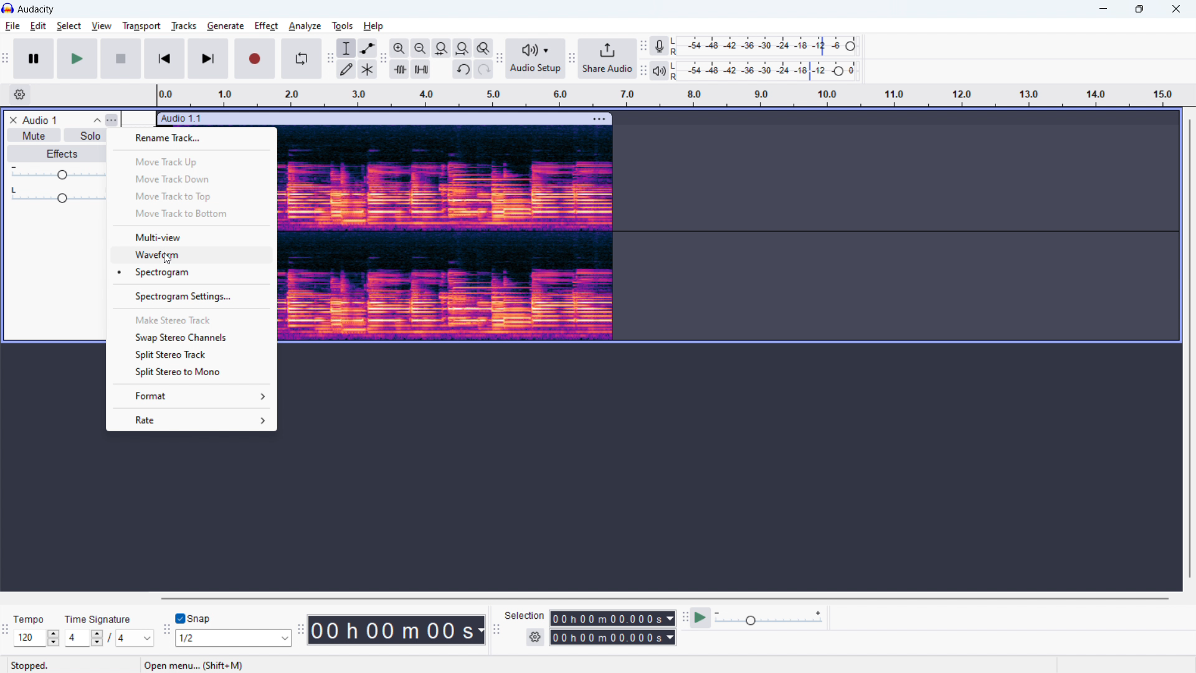 This screenshot has width=1196, height=673. I want to click on gain, so click(59, 173).